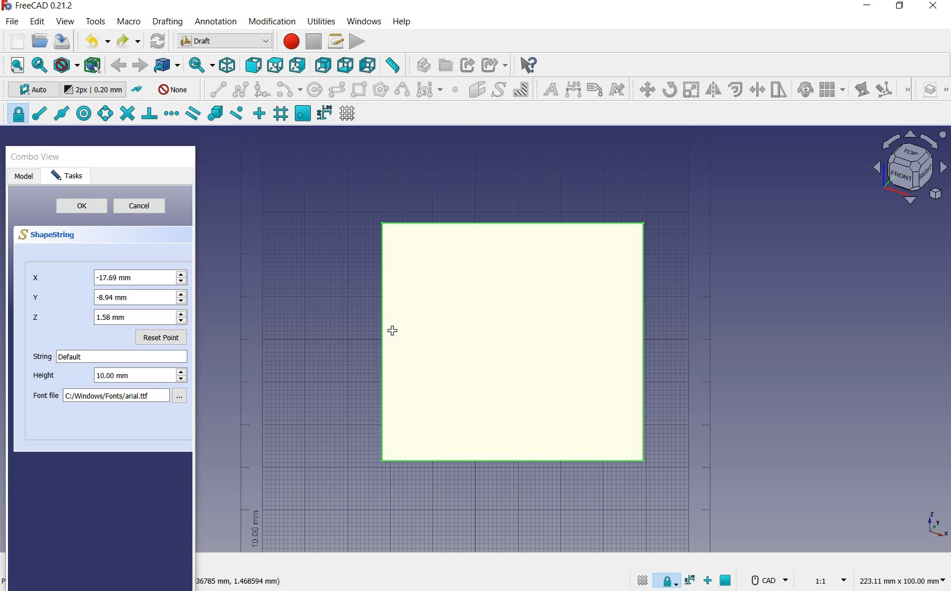  What do you see at coordinates (40, 40) in the screenshot?
I see `open` at bounding box center [40, 40].